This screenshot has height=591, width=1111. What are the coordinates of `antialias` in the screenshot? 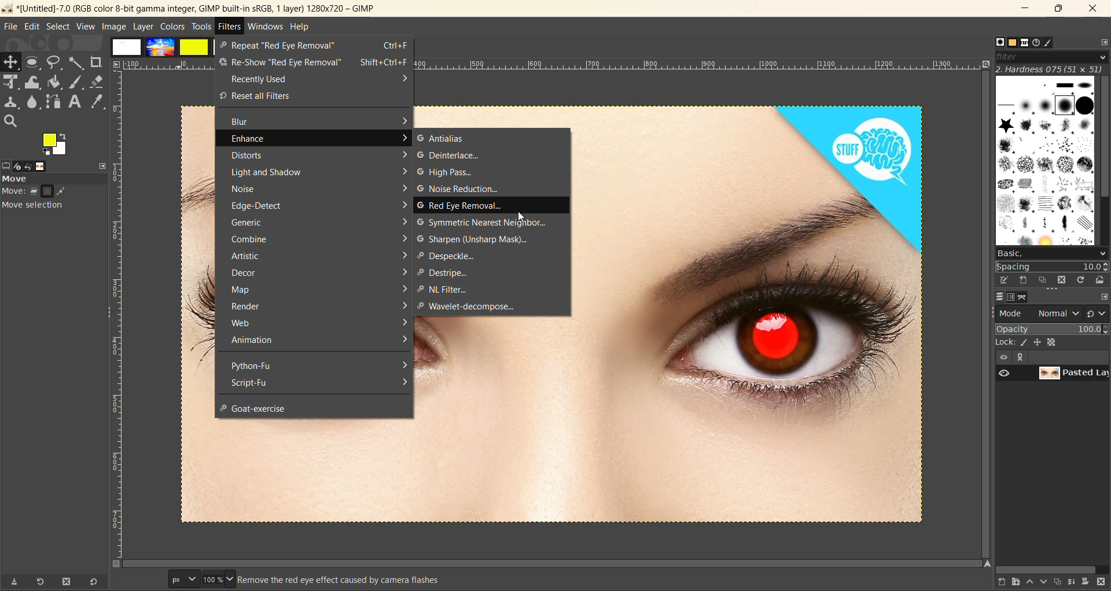 It's located at (444, 139).